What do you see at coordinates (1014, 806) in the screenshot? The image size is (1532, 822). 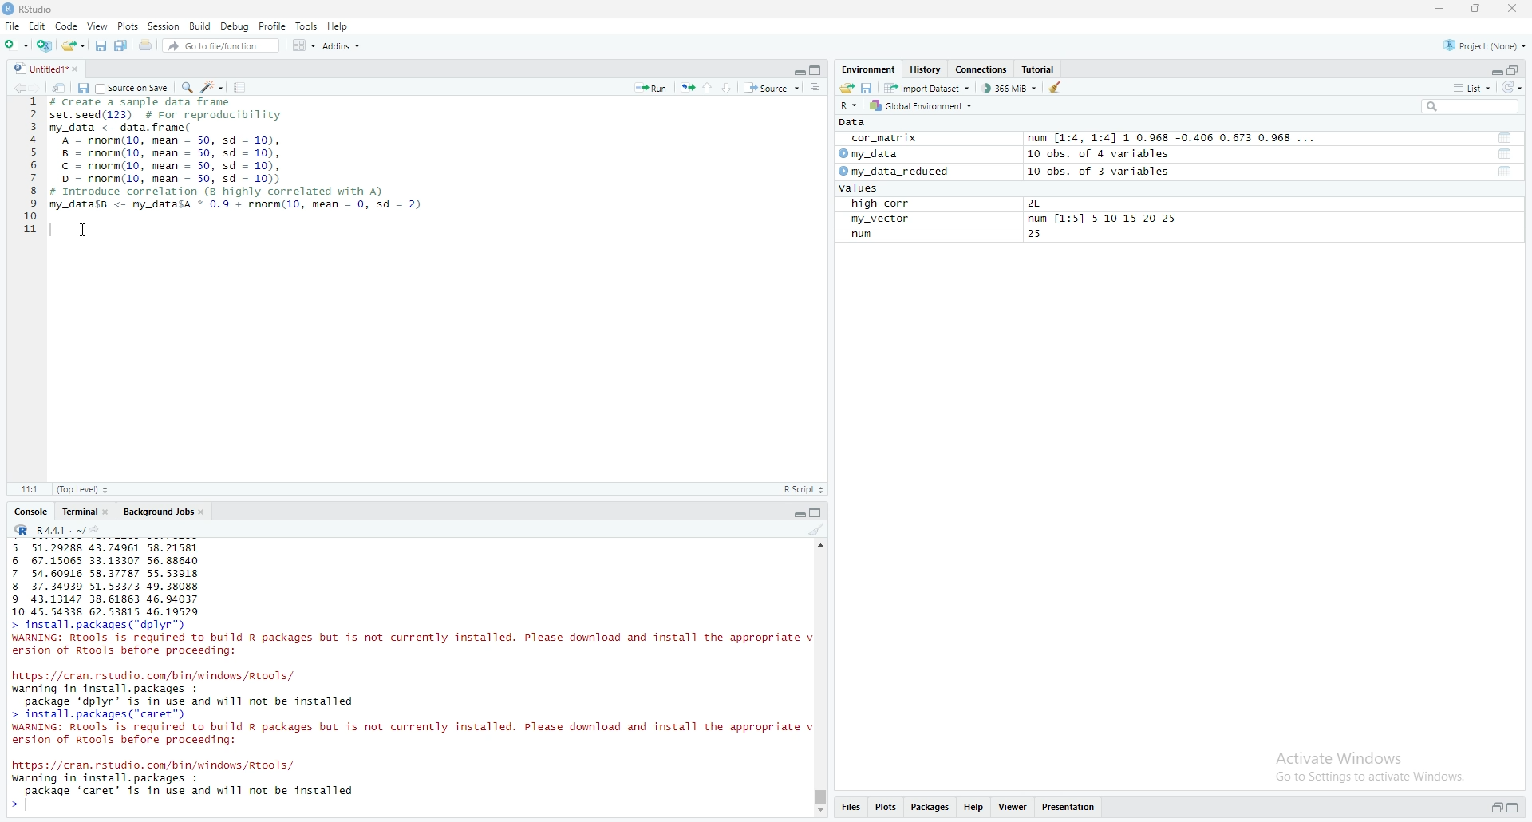 I see `Viewer` at bounding box center [1014, 806].